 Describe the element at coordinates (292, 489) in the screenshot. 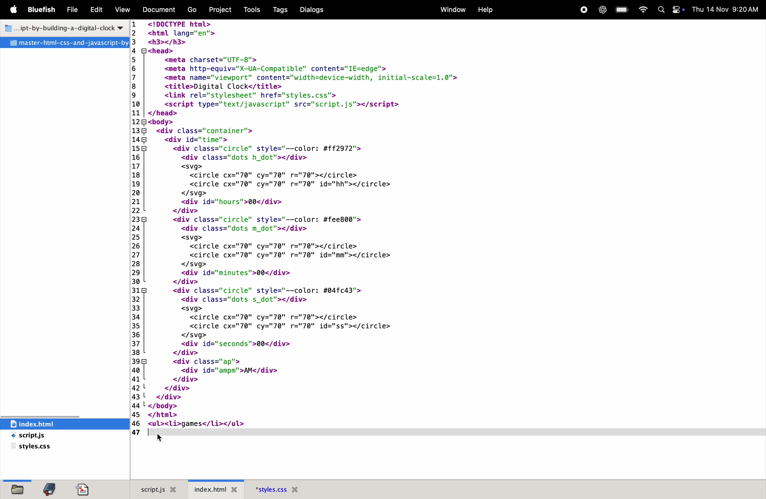

I see `Style.css` at that location.